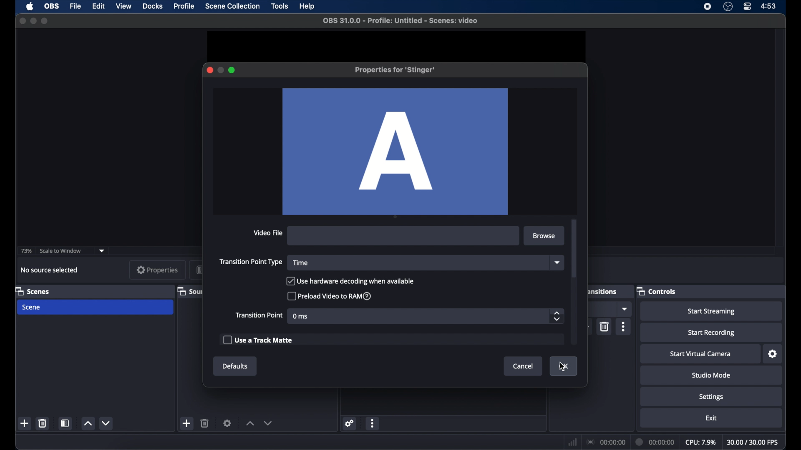  I want to click on transition point, so click(259, 315).